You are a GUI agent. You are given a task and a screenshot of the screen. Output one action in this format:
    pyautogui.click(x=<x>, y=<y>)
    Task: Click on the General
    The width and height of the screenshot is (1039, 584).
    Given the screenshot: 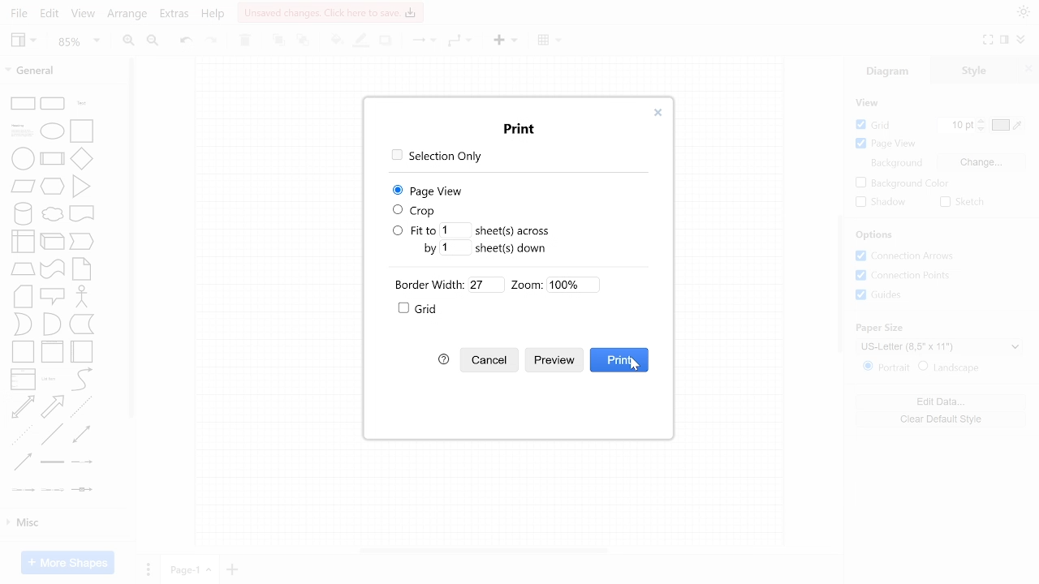 What is the action you would take?
    pyautogui.click(x=57, y=70)
    